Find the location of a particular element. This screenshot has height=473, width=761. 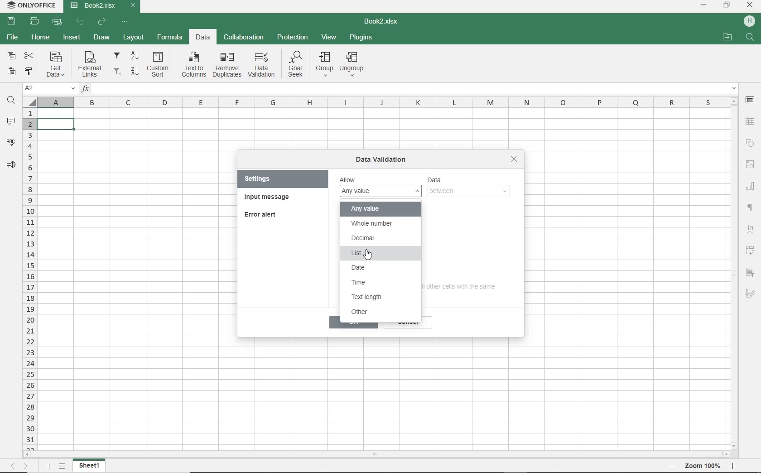

VIEW is located at coordinates (330, 37).